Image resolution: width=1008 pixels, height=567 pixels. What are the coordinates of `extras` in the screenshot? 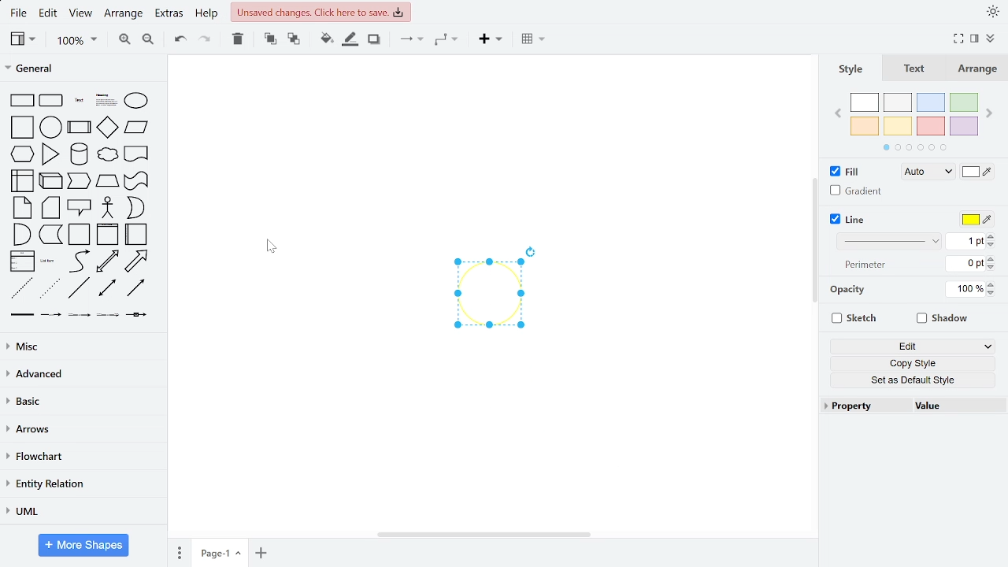 It's located at (169, 15).